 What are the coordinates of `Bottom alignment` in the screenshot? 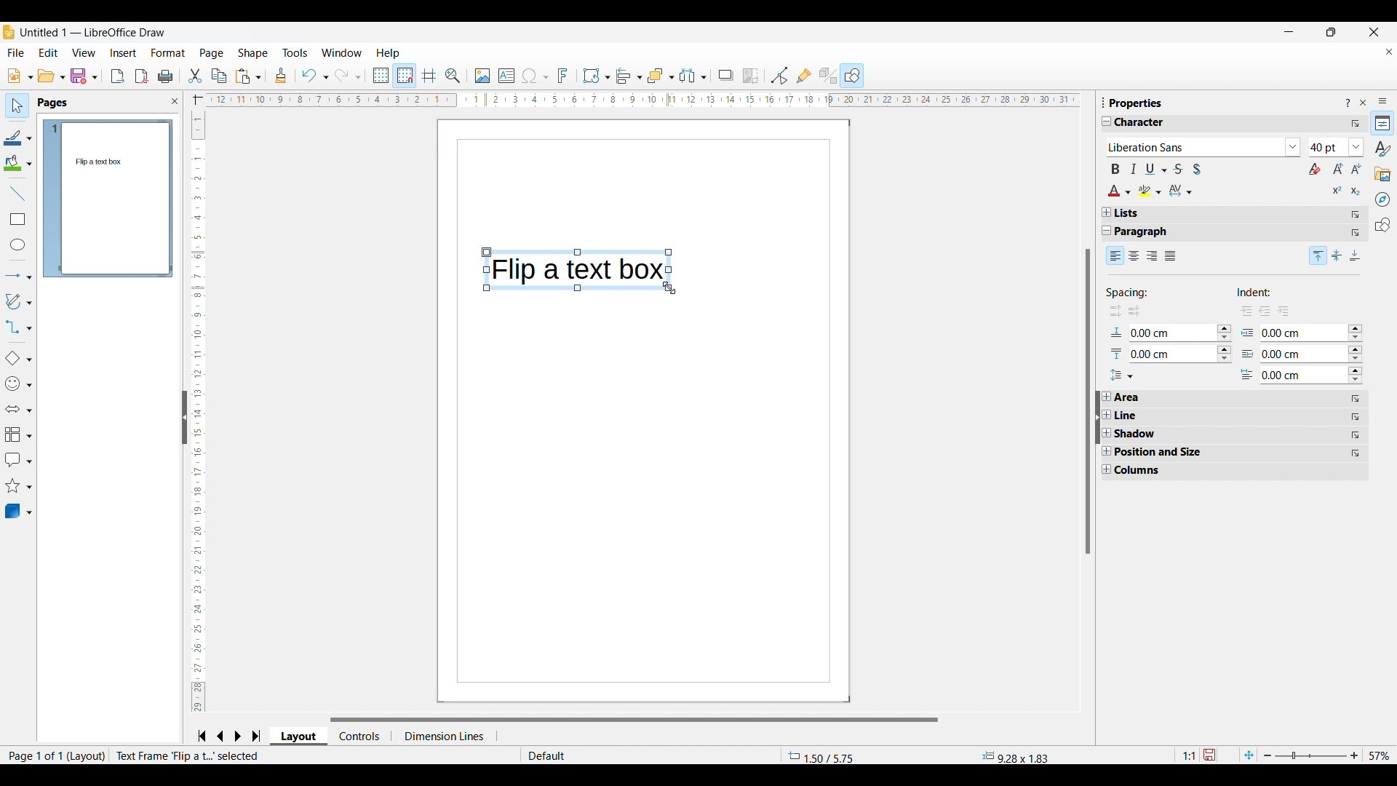 It's located at (1356, 255).